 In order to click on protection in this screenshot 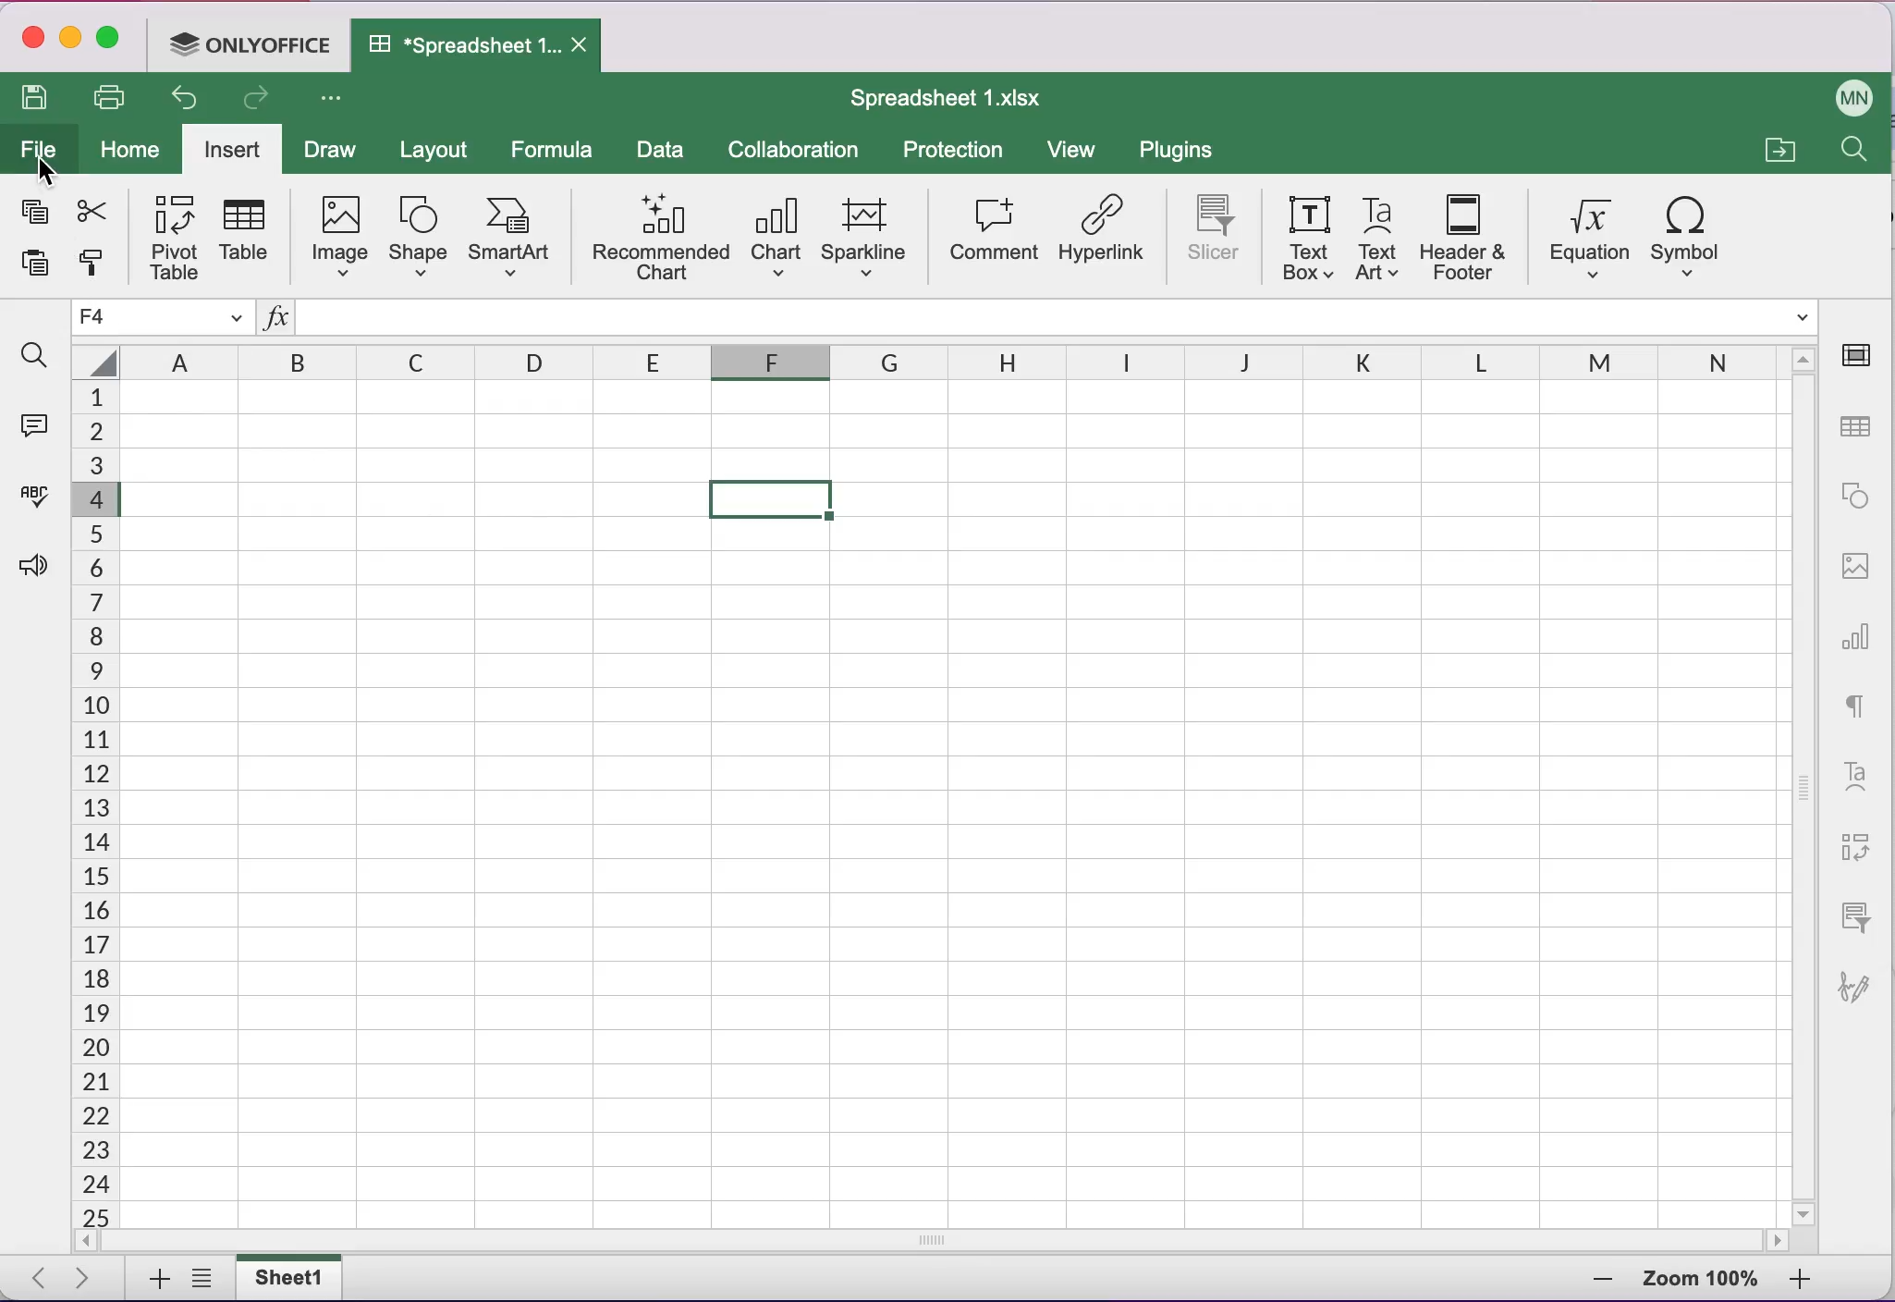, I will do `click(959, 151)`.